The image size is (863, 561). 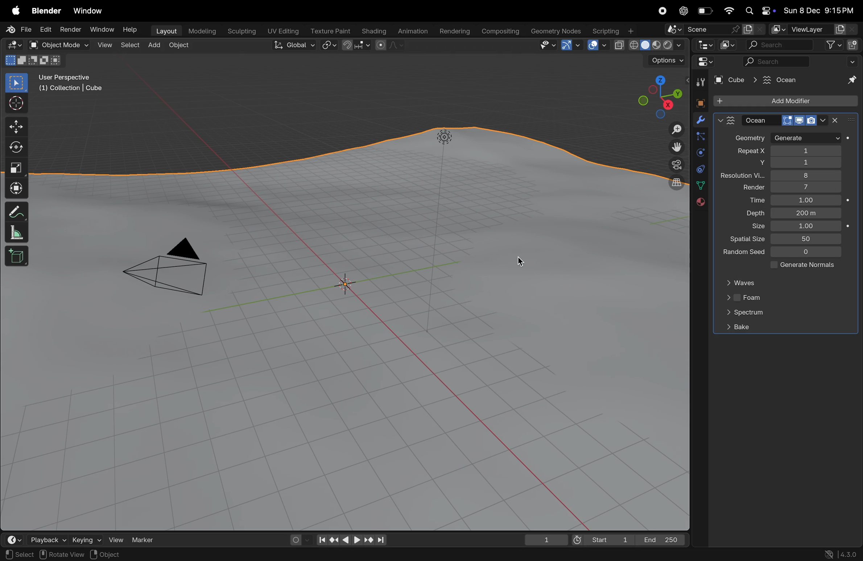 What do you see at coordinates (662, 539) in the screenshot?
I see `end 250` at bounding box center [662, 539].